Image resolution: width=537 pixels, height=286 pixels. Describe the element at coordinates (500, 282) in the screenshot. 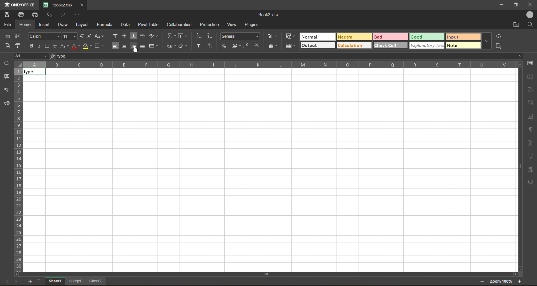

I see `zoom factor` at that location.